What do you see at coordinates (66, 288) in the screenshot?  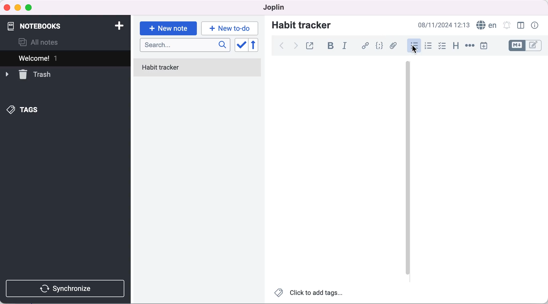 I see `synchronize` at bounding box center [66, 288].